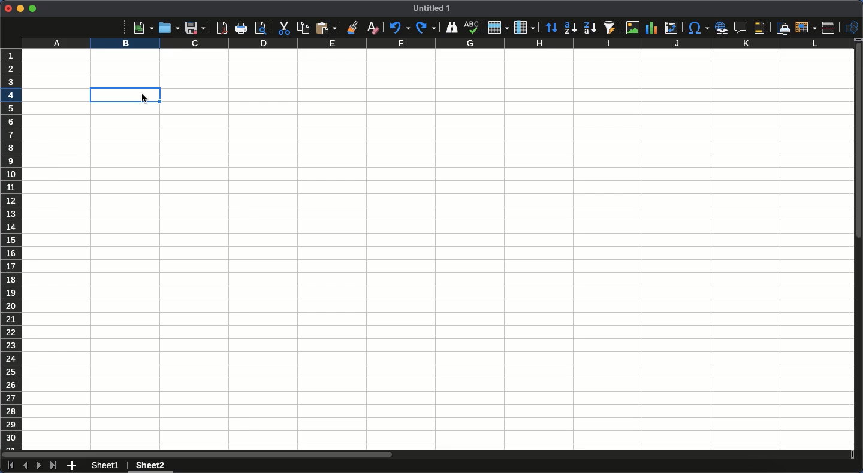 The height and width of the screenshot is (473, 863). I want to click on Open, so click(167, 27).